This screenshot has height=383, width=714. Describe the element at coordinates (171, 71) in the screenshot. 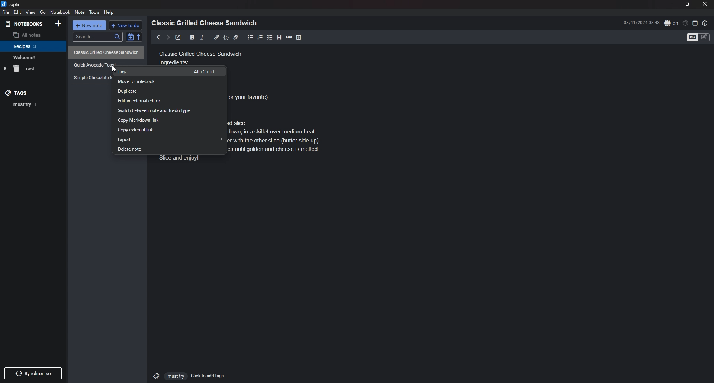

I see `tags` at that location.